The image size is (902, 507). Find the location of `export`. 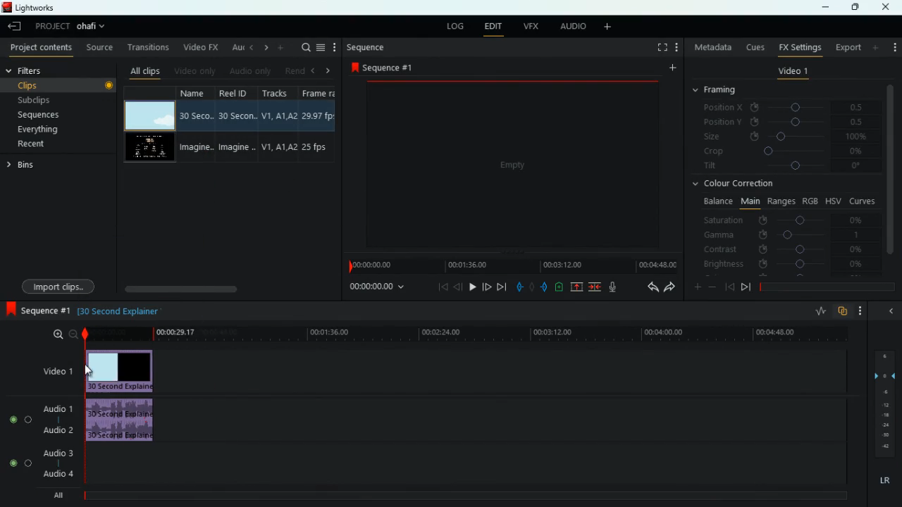

export is located at coordinates (847, 47).